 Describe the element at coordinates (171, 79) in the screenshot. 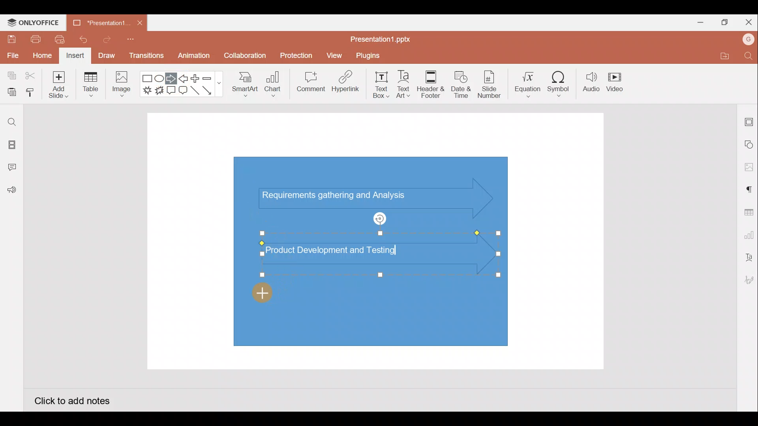

I see `Right arrow` at that location.